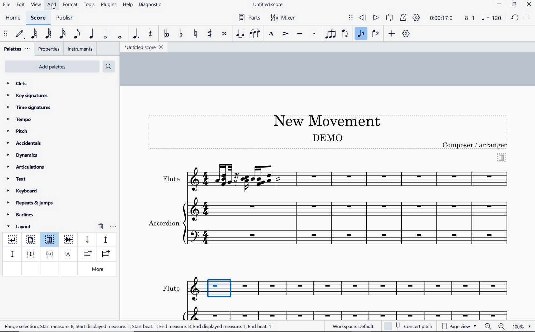  Describe the element at coordinates (171, 179) in the screenshot. I see `text` at that location.